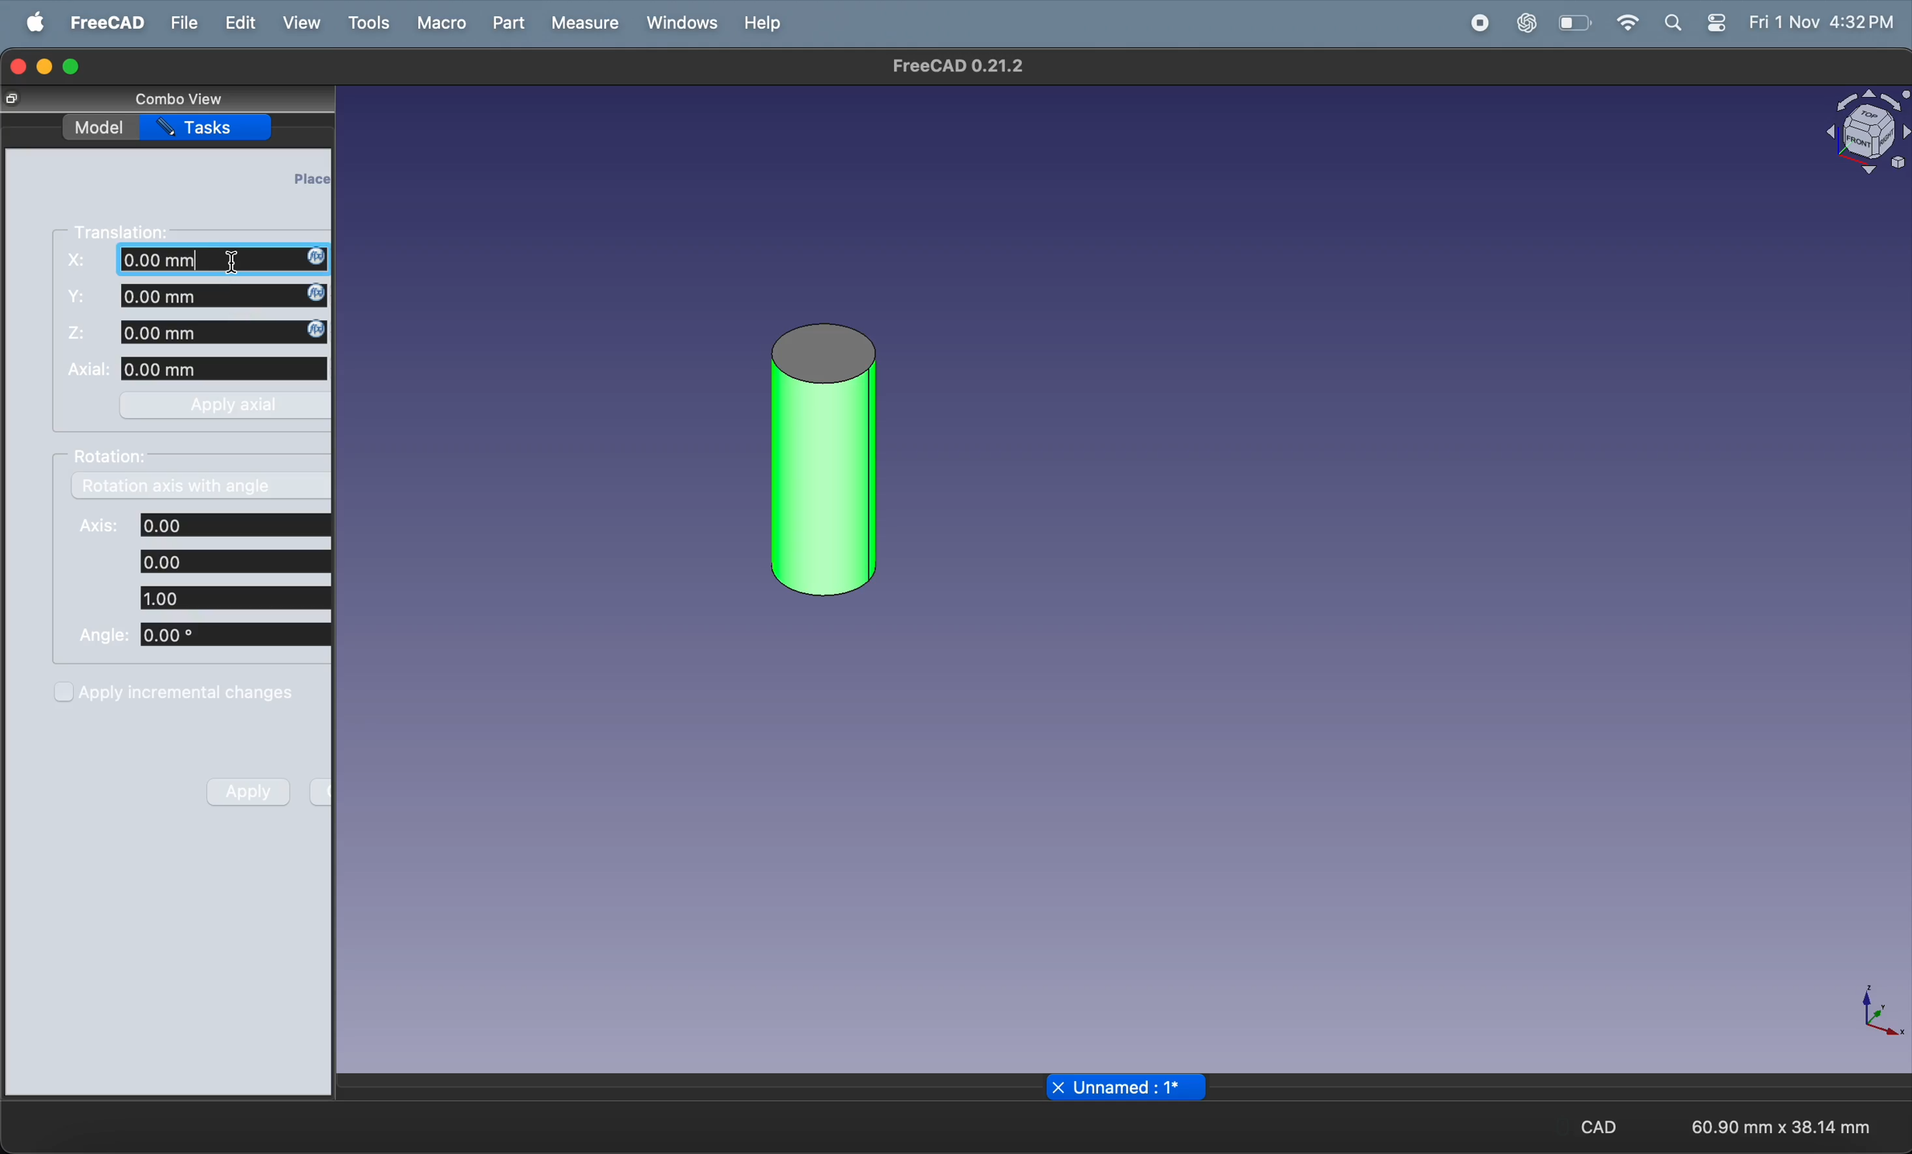 This screenshot has width=1912, height=1154. I want to click on edit, so click(240, 22).